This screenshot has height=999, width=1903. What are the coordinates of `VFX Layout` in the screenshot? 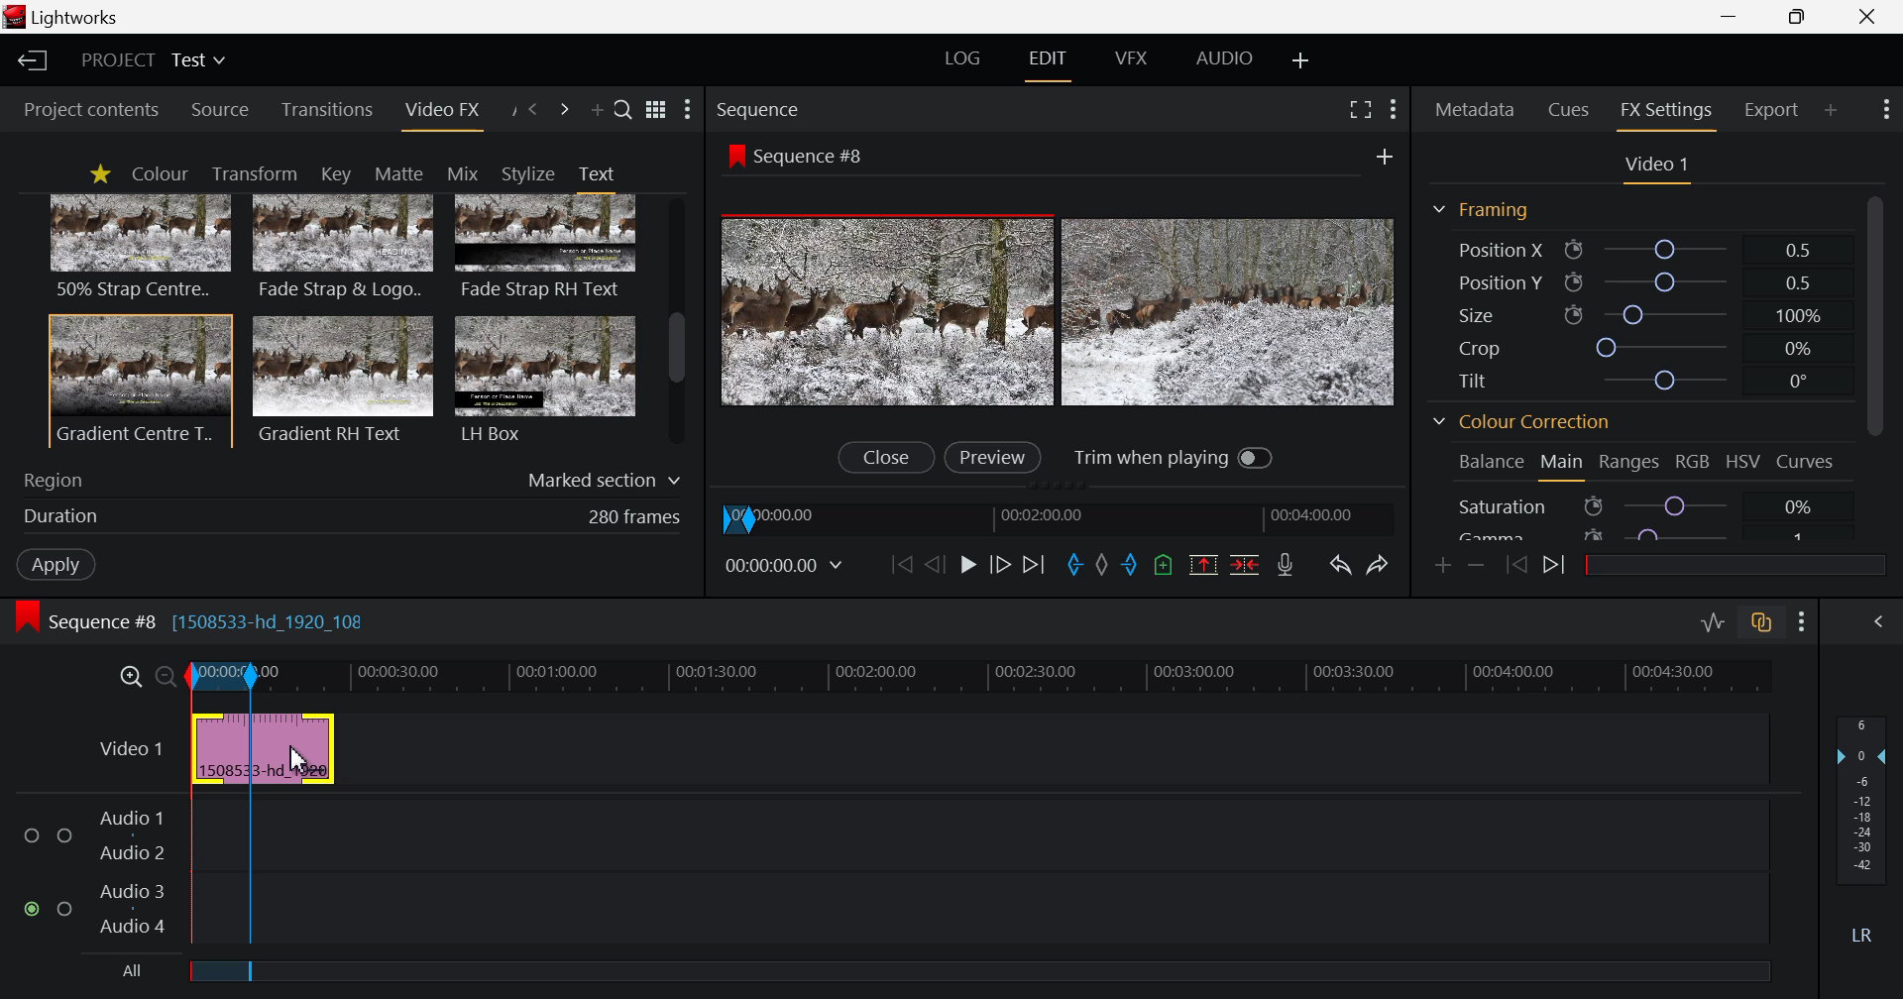 It's located at (1135, 58).